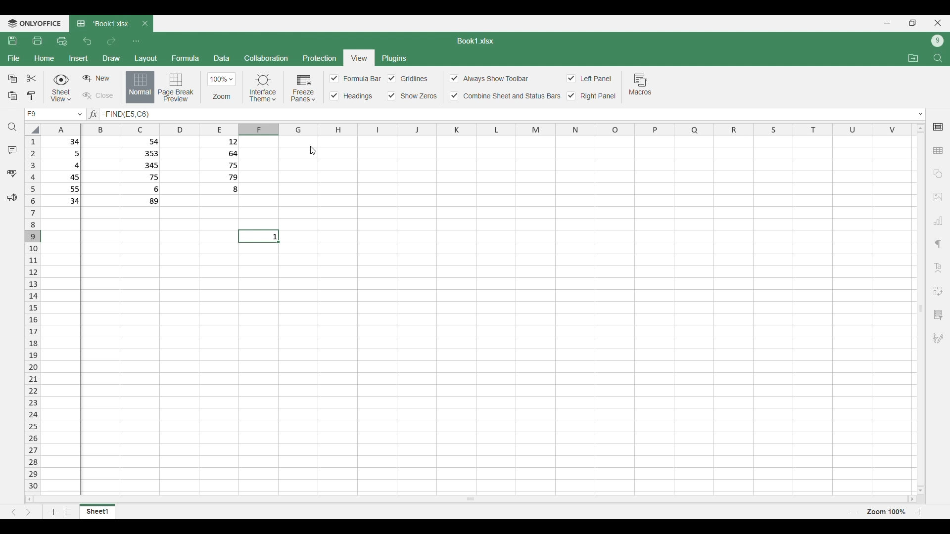 This screenshot has height=534, width=950. Describe the element at coordinates (111, 58) in the screenshot. I see `Draw menu` at that location.